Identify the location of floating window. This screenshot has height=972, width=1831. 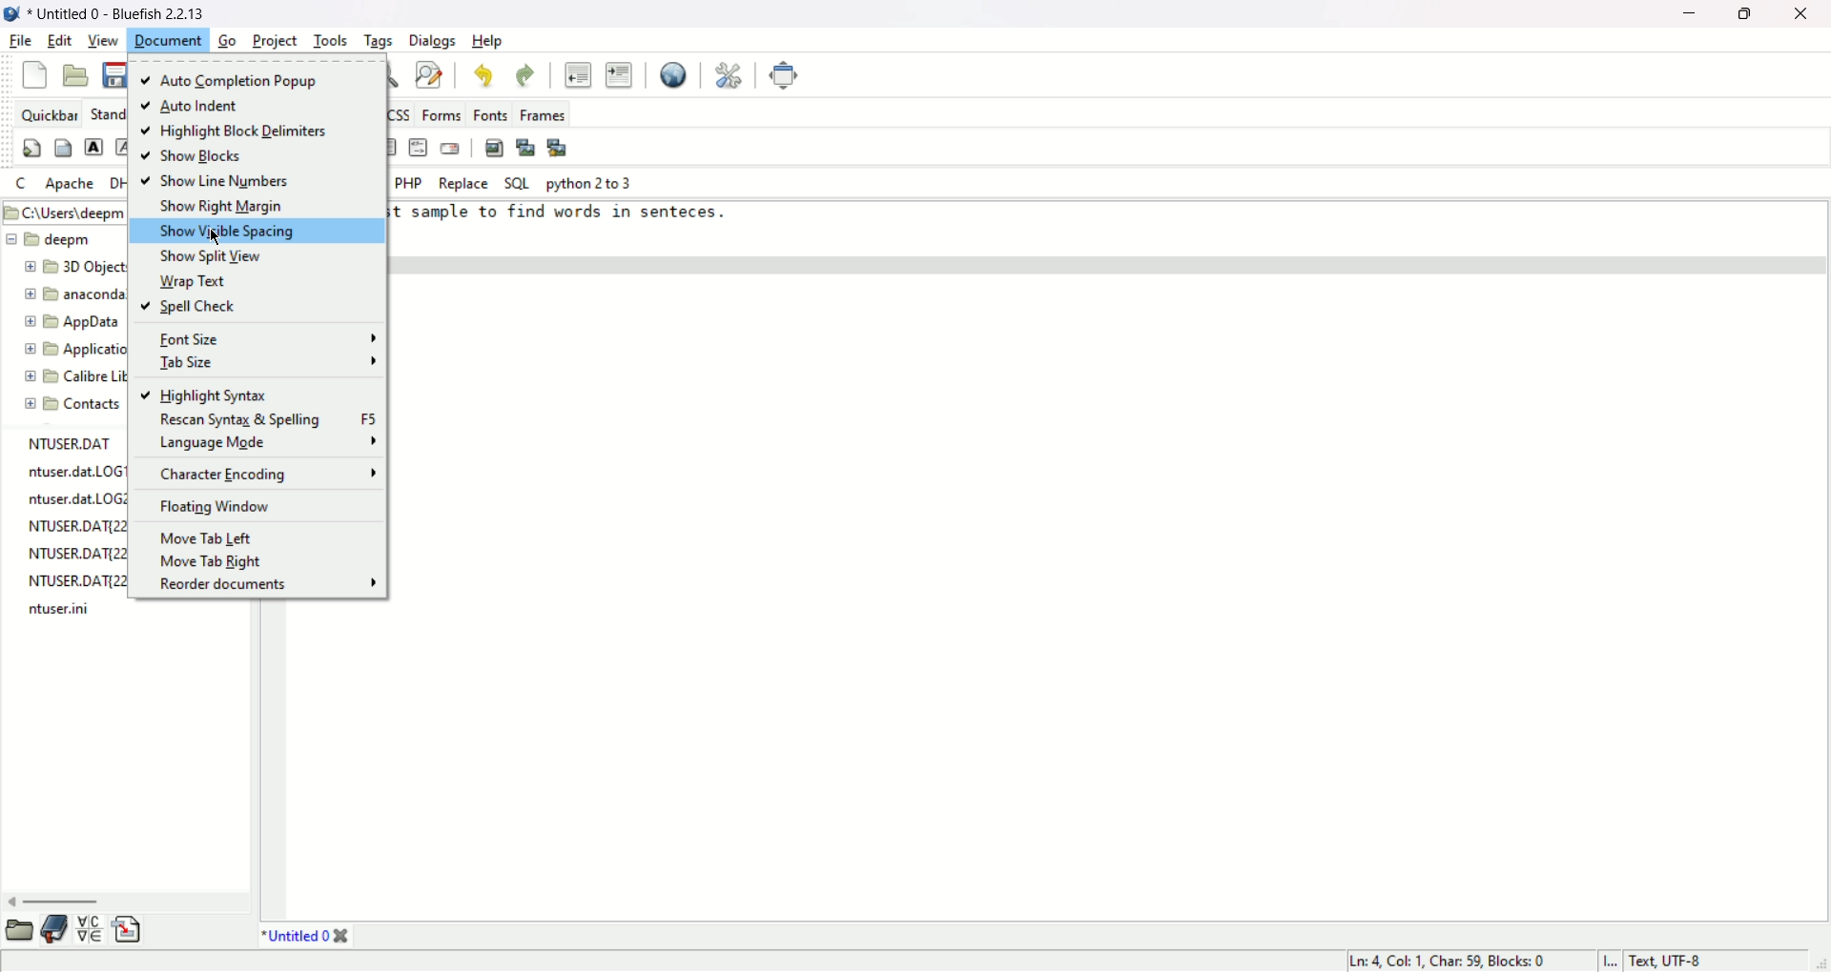
(243, 505).